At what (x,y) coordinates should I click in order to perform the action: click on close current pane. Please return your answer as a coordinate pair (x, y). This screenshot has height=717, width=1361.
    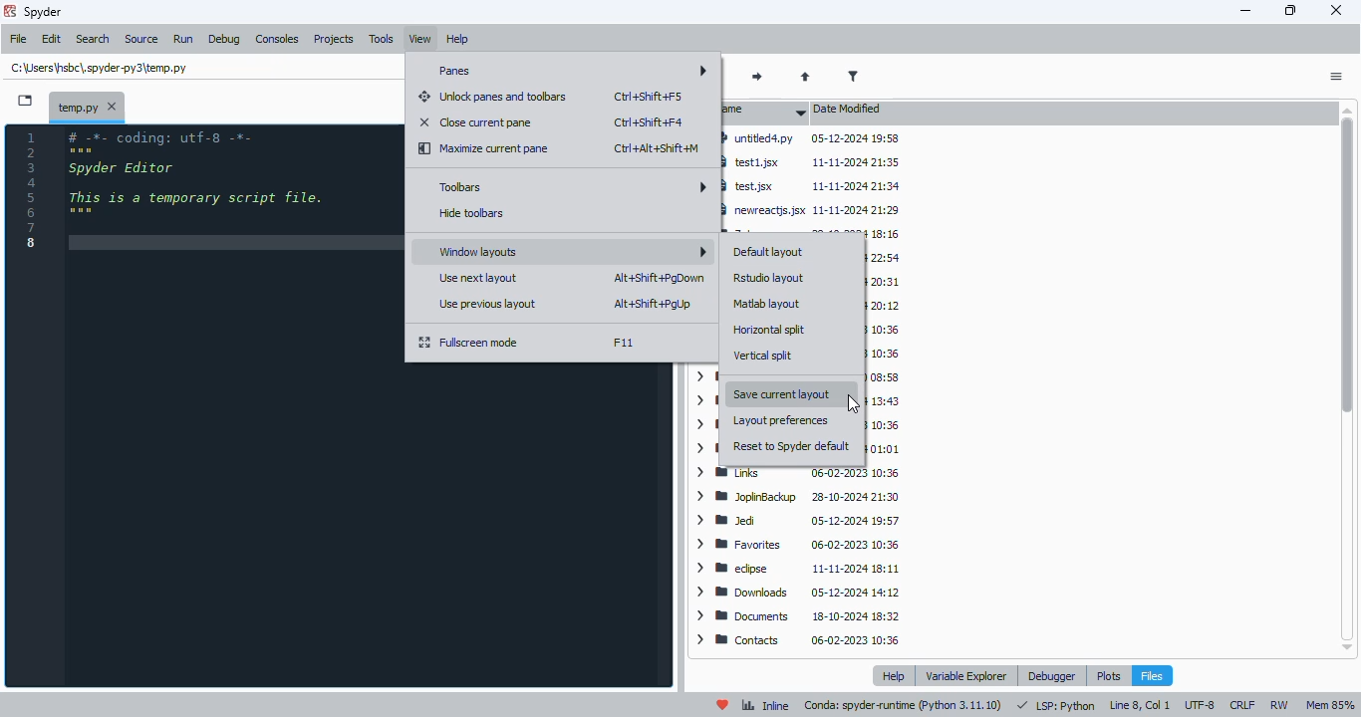
    Looking at the image, I should click on (475, 122).